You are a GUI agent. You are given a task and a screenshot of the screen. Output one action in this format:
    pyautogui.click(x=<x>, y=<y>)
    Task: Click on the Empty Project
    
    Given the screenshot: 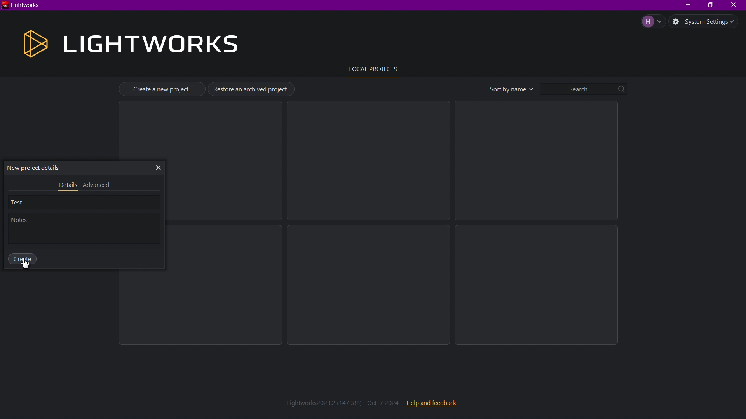 What is the action you would take?
    pyautogui.click(x=370, y=285)
    